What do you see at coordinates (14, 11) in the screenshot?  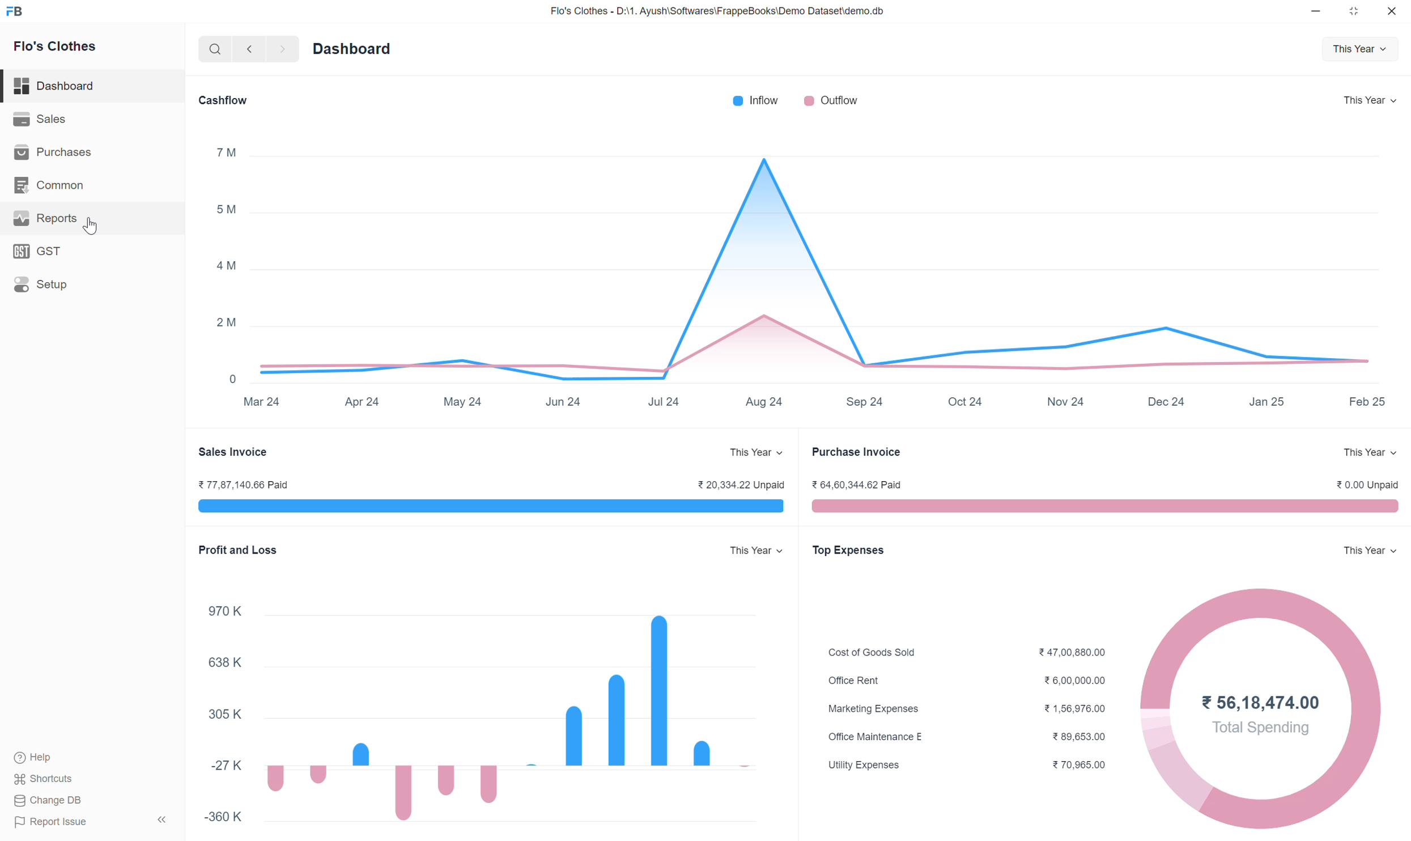 I see `FB` at bounding box center [14, 11].